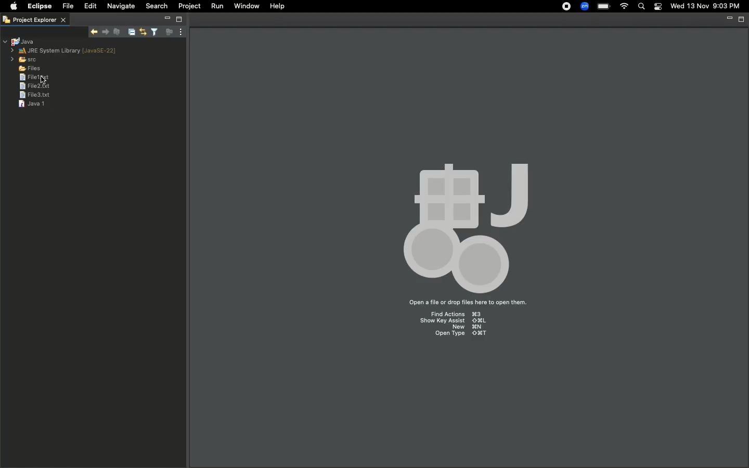 Image resolution: width=749 pixels, height=468 pixels. Describe the element at coordinates (659, 6) in the screenshot. I see `Notification` at that location.